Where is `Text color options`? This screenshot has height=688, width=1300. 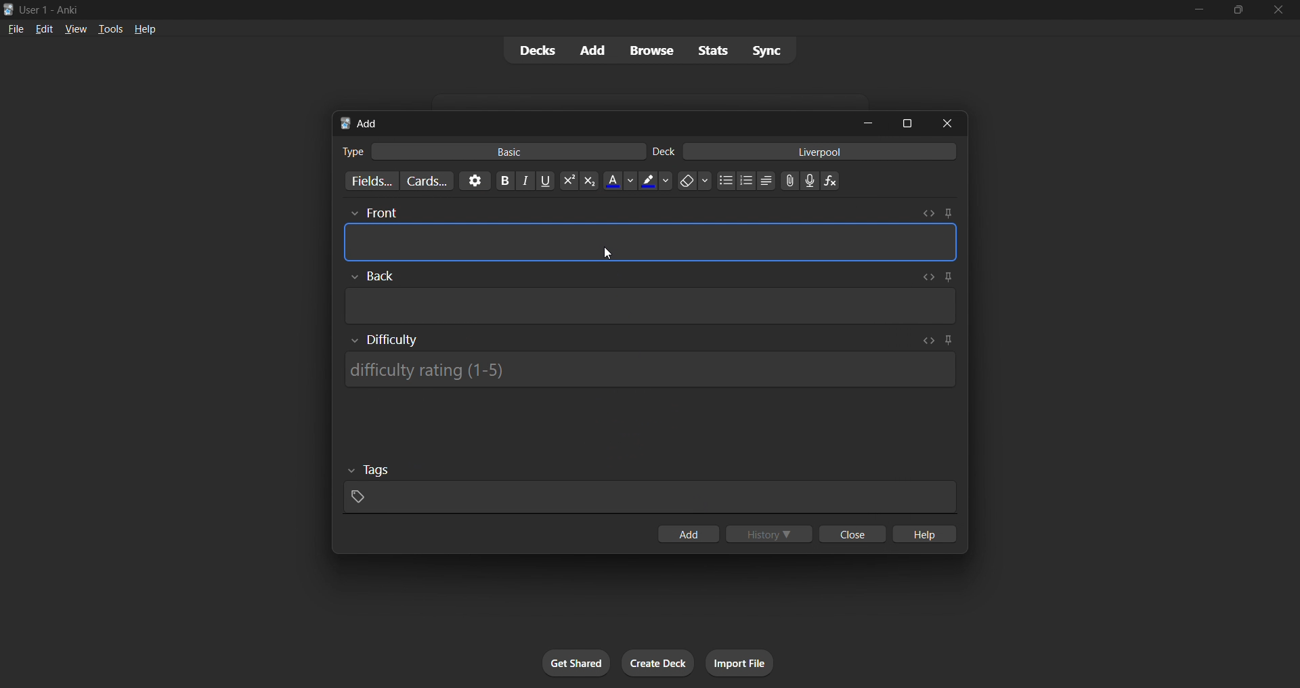 Text color options is located at coordinates (620, 180).